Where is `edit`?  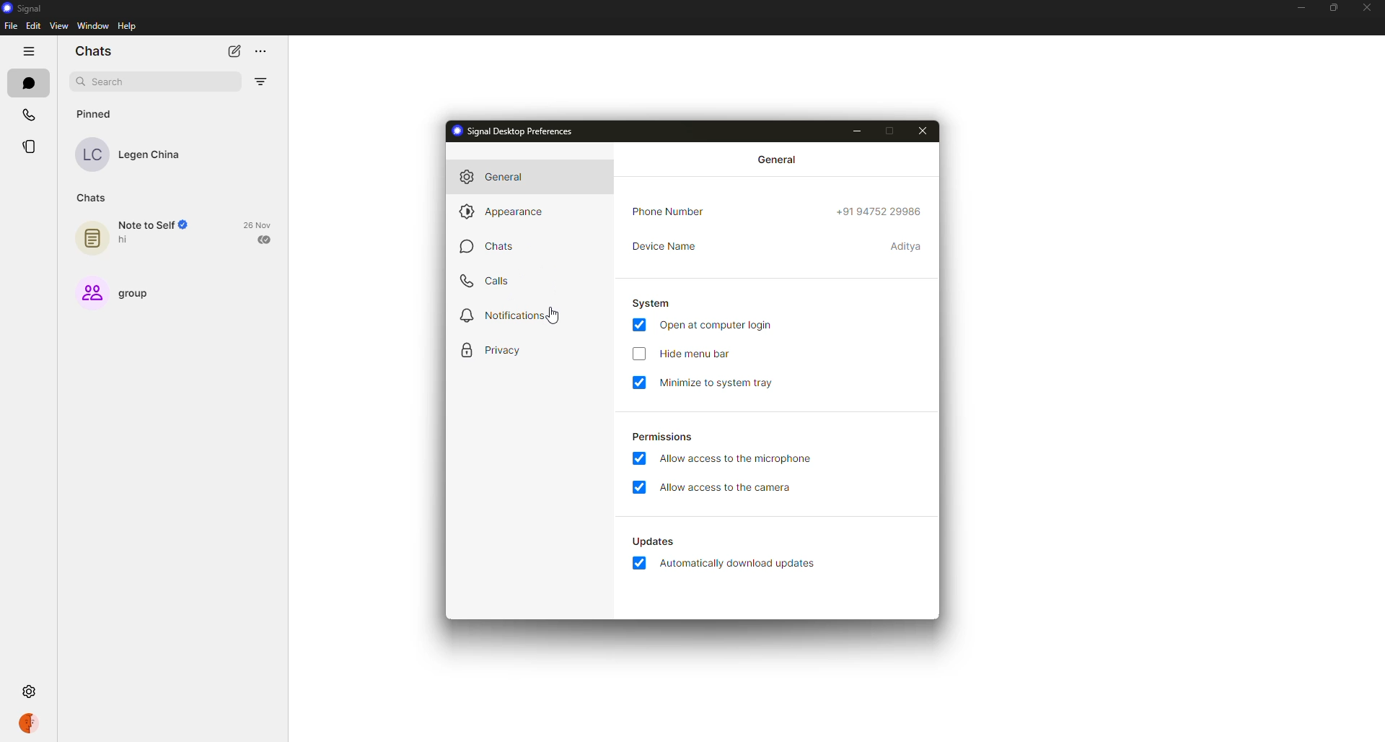 edit is located at coordinates (33, 26).